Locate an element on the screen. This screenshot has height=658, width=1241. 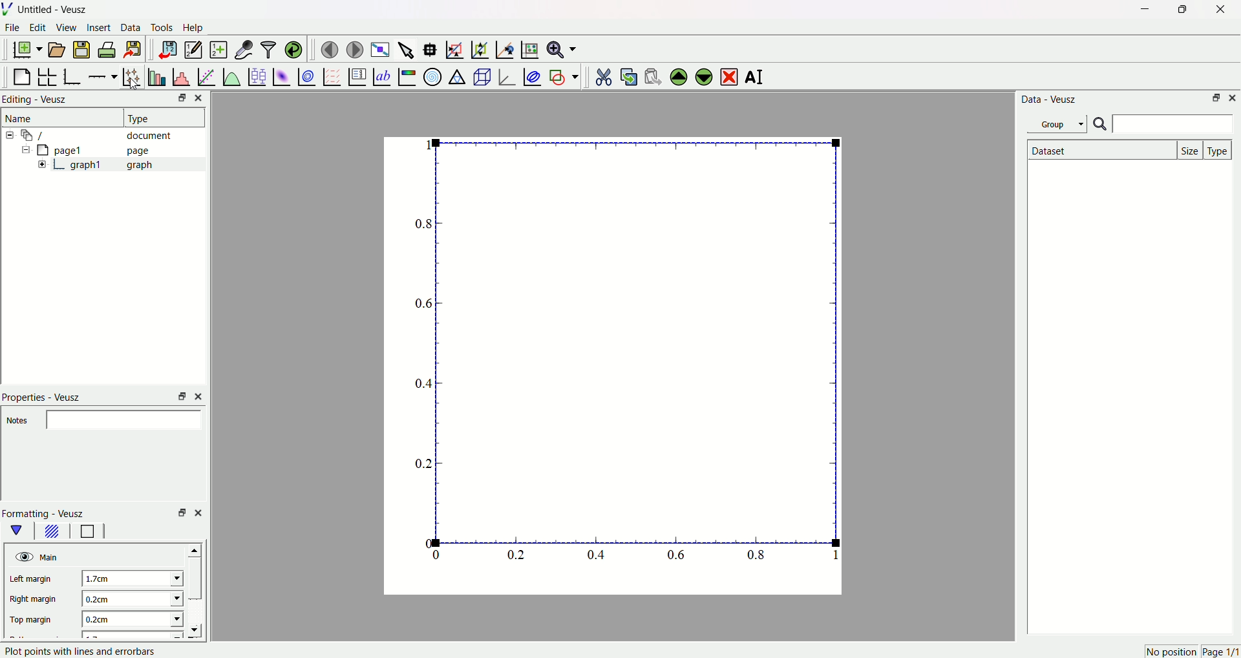
plot box plots is located at coordinates (257, 75).